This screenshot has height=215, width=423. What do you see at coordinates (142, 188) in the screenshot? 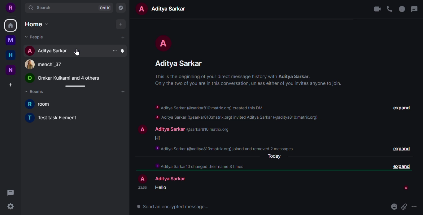
I see `23:55` at bounding box center [142, 188].